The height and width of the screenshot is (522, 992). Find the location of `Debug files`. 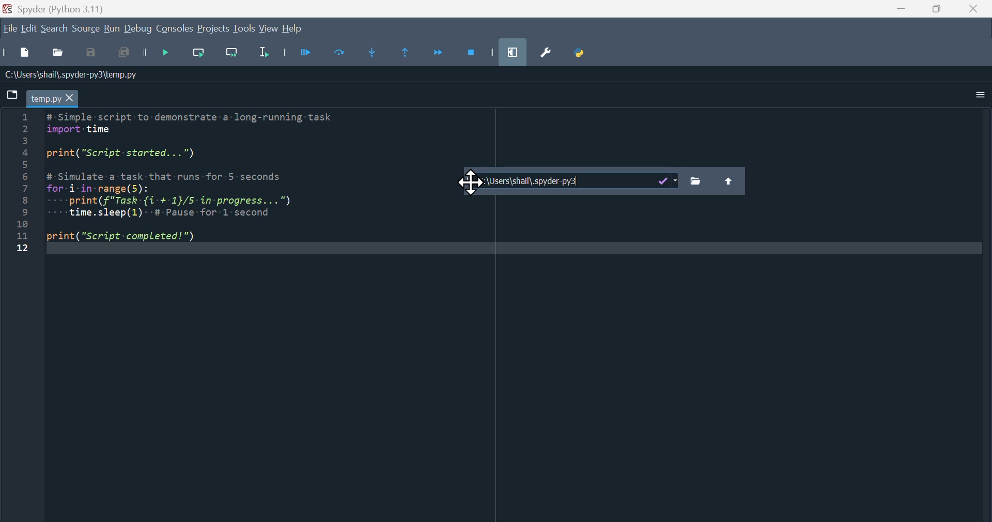

Debug files is located at coordinates (308, 54).